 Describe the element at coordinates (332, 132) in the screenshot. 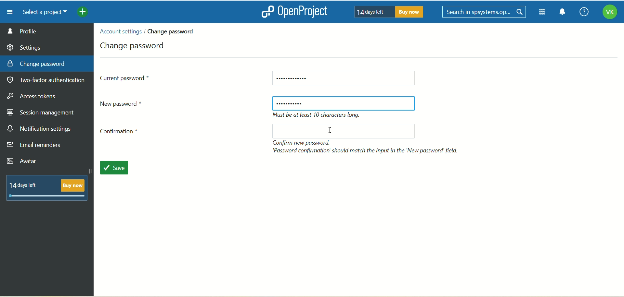

I see `cursor` at that location.